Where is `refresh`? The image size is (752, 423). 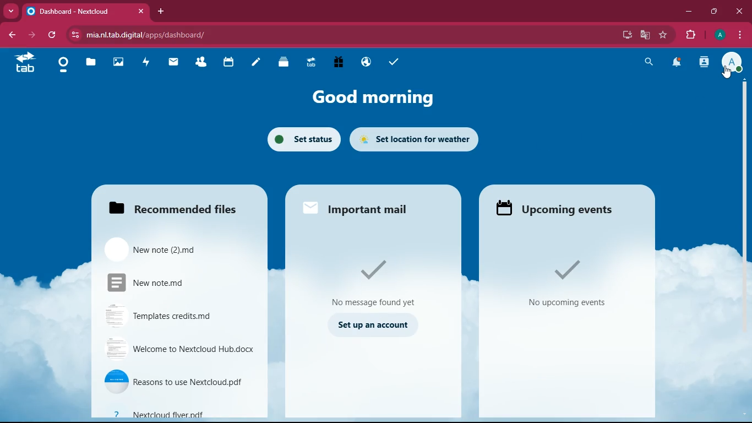 refresh is located at coordinates (53, 35).